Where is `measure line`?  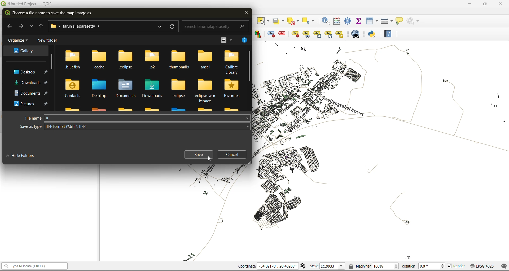 measure line is located at coordinates (387, 21).